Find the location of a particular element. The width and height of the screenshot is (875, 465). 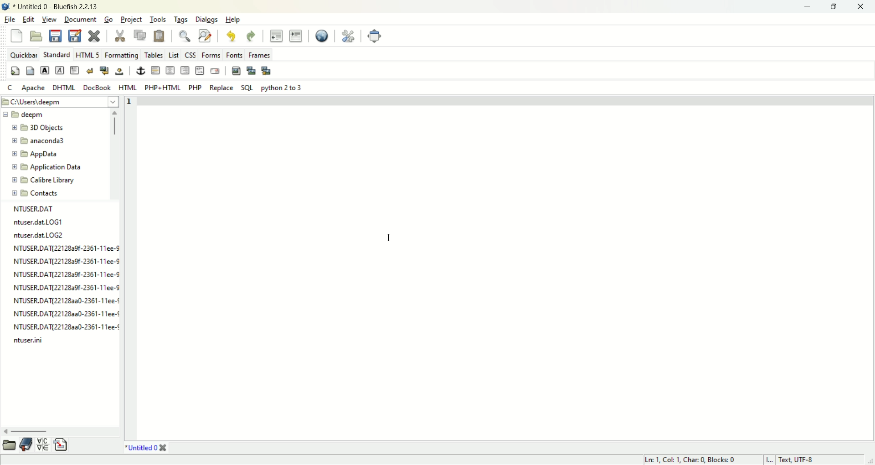

charmap is located at coordinates (43, 446).